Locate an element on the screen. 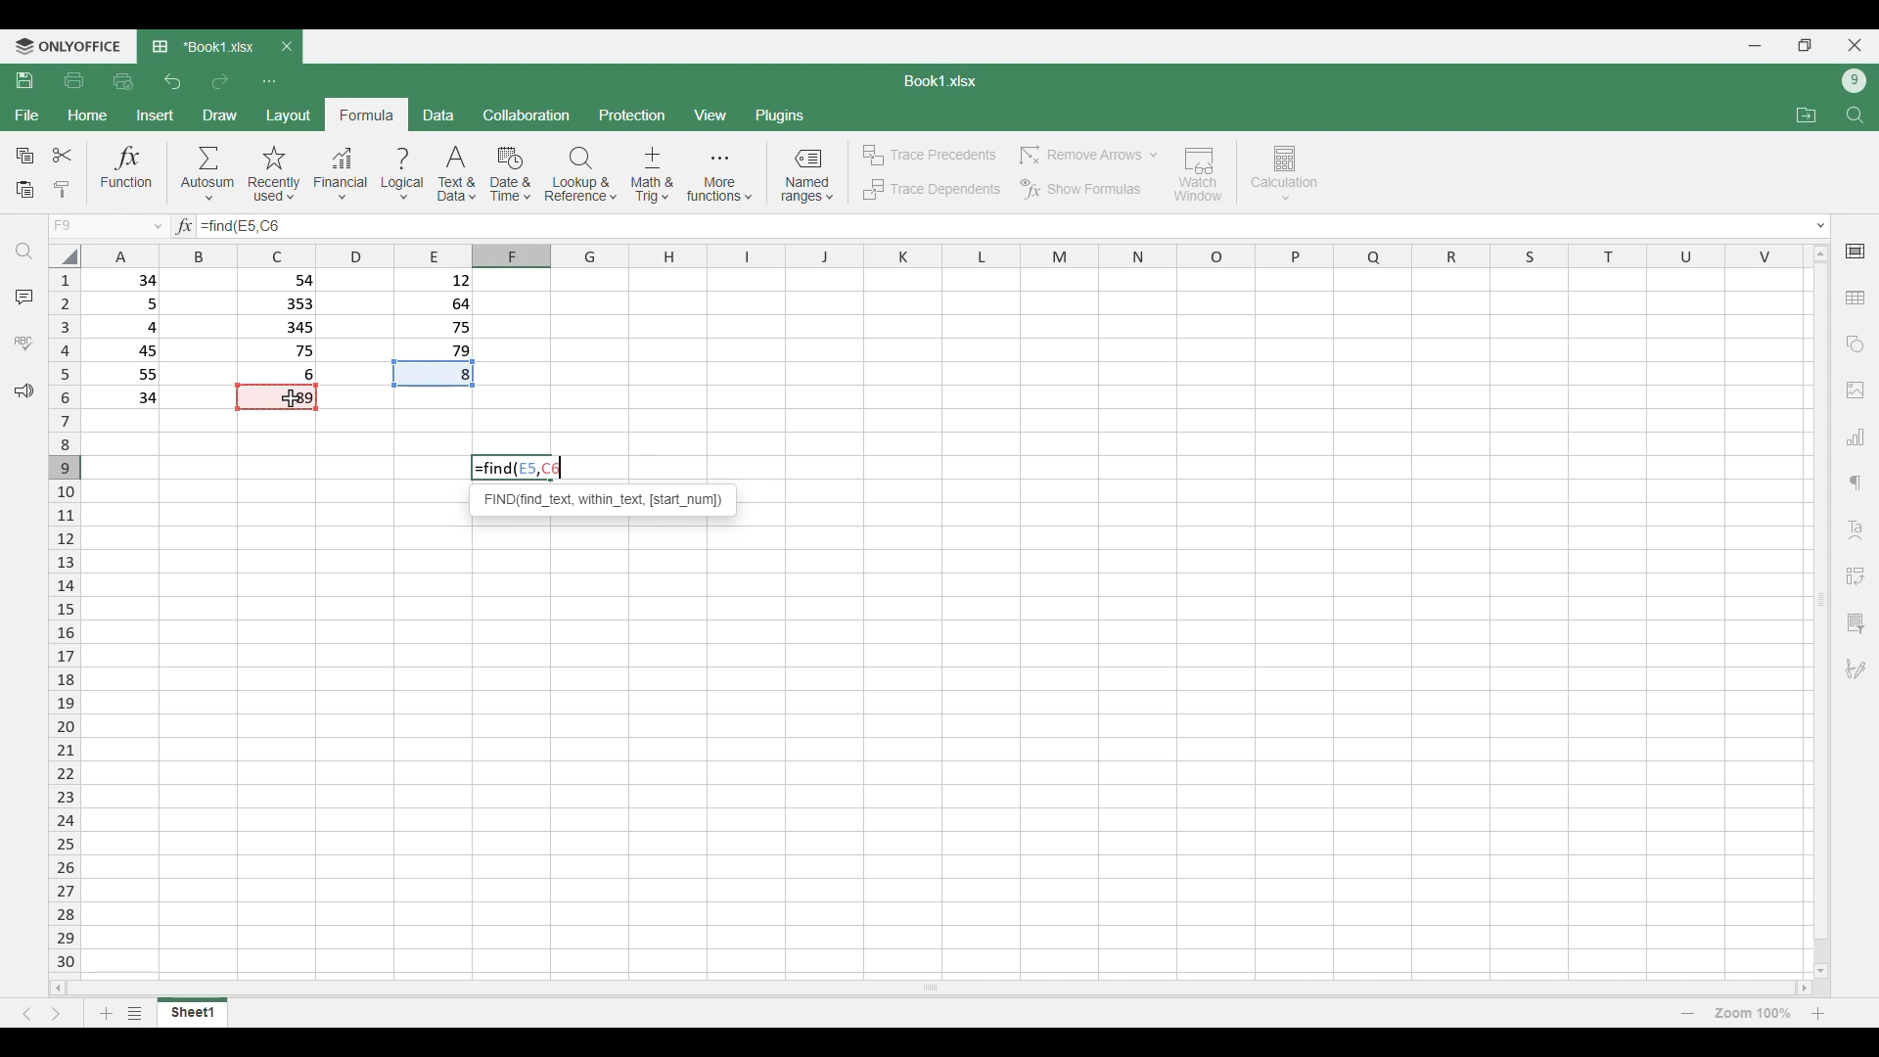 The image size is (1879, 1057). Cell settings is located at coordinates (1856, 252).